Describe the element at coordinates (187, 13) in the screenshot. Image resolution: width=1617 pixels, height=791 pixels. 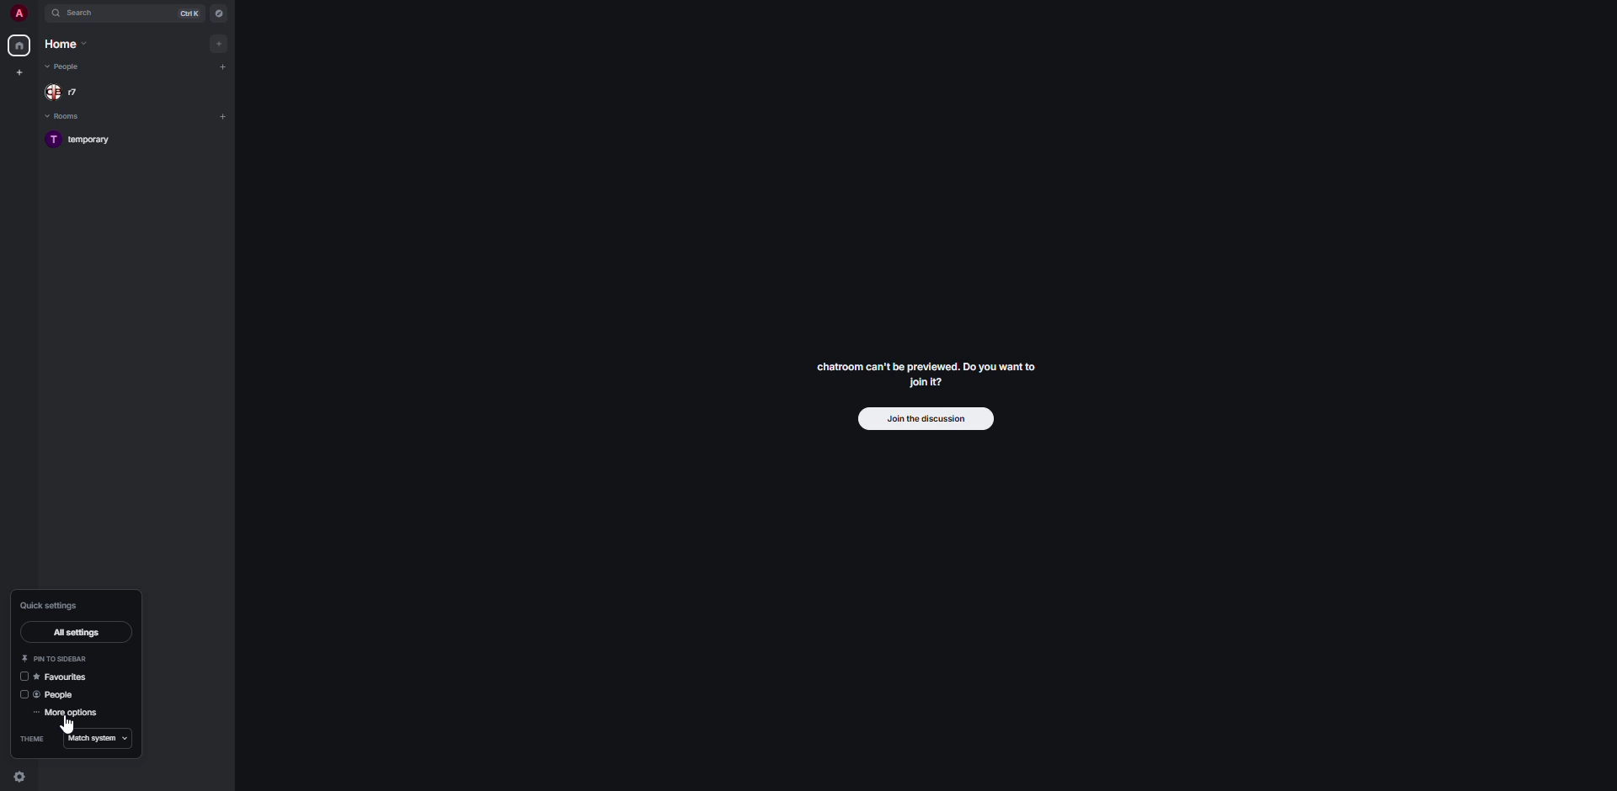
I see `ctrl K` at that location.